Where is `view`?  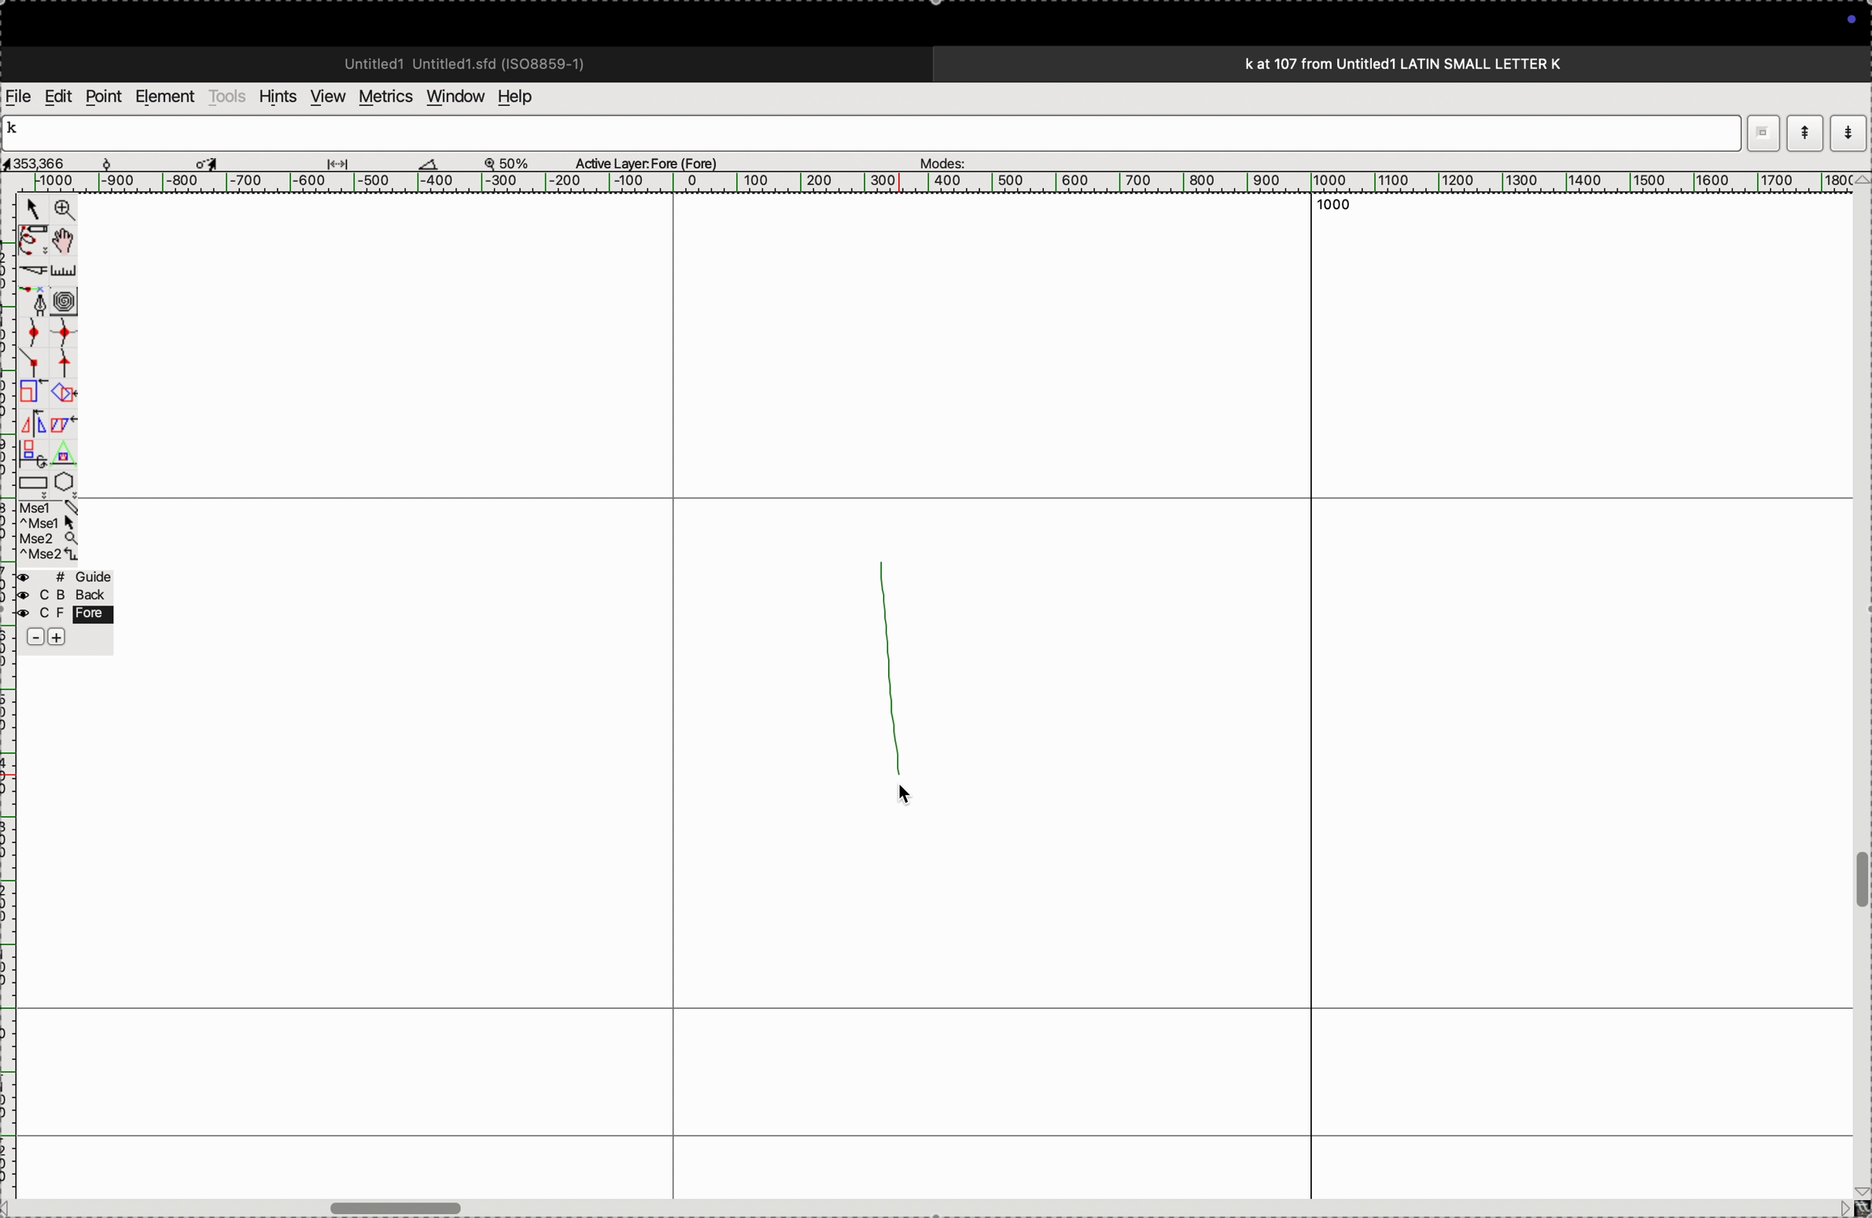 view is located at coordinates (323, 97).